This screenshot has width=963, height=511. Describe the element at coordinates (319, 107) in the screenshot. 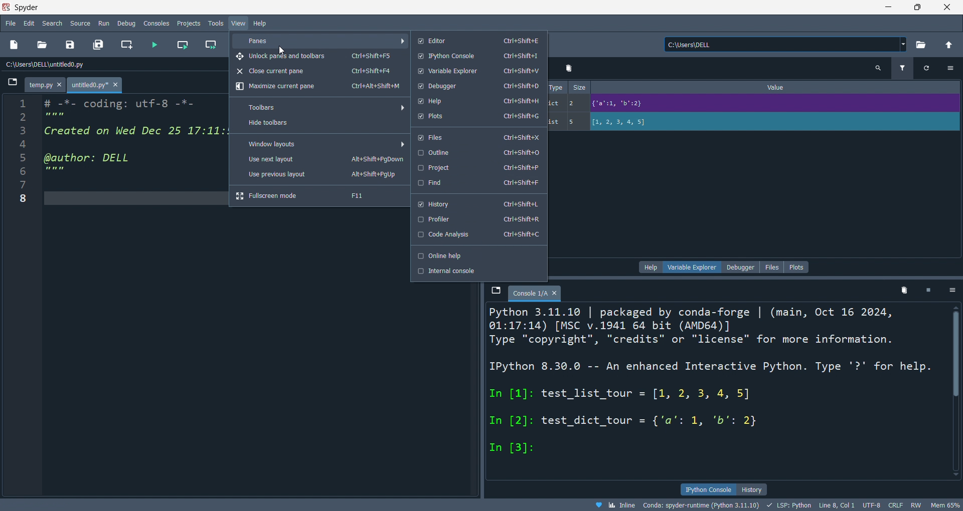

I see `toolbars` at that location.